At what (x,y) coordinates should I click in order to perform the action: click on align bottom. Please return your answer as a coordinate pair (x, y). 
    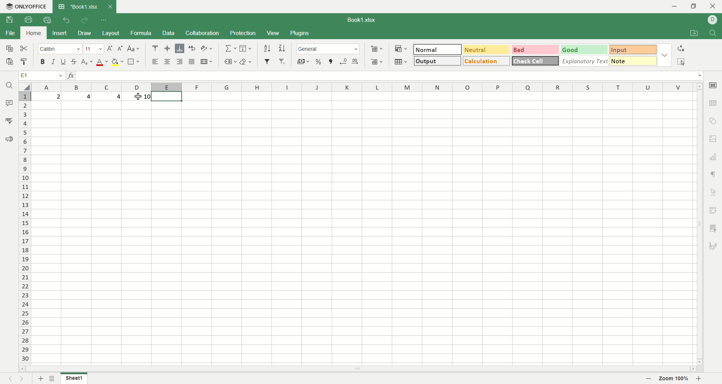
    Looking at the image, I should click on (179, 49).